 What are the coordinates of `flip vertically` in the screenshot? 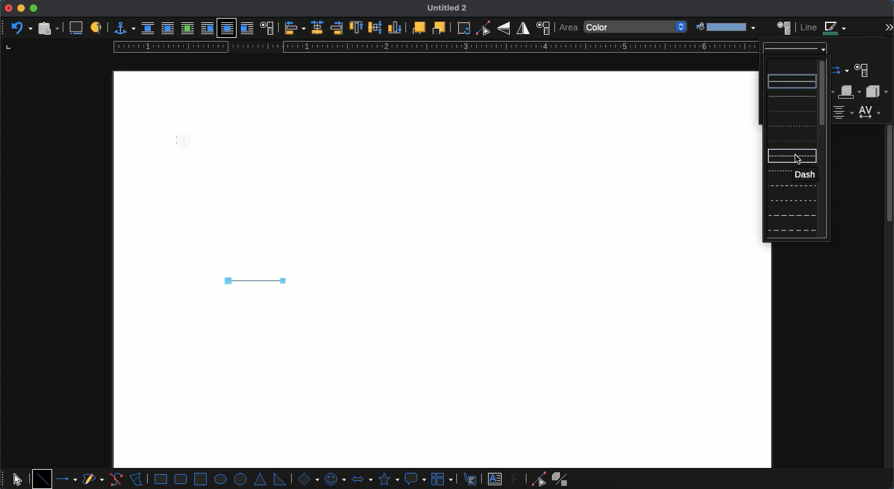 It's located at (503, 28).